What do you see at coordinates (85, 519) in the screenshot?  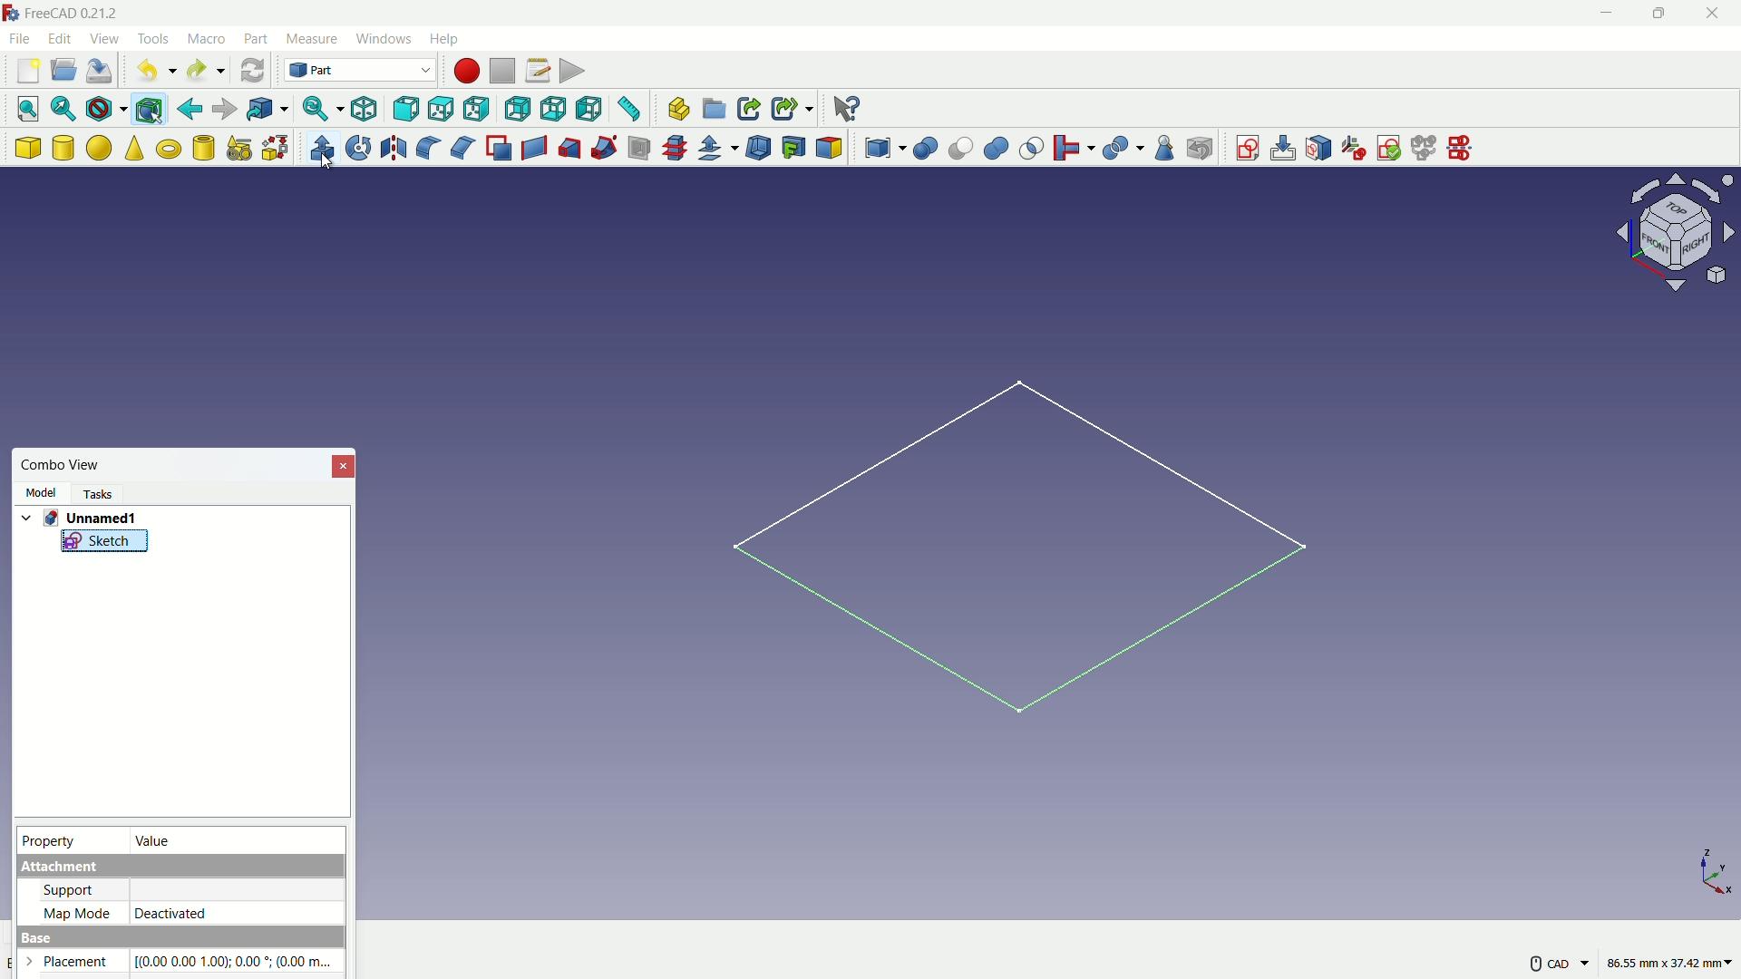 I see `Unnamed` at bounding box center [85, 519].